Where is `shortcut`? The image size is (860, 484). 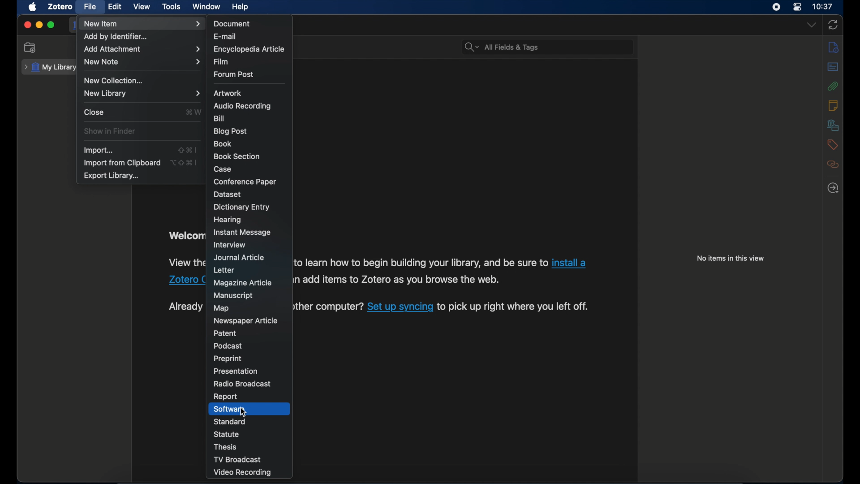 shortcut is located at coordinates (188, 150).